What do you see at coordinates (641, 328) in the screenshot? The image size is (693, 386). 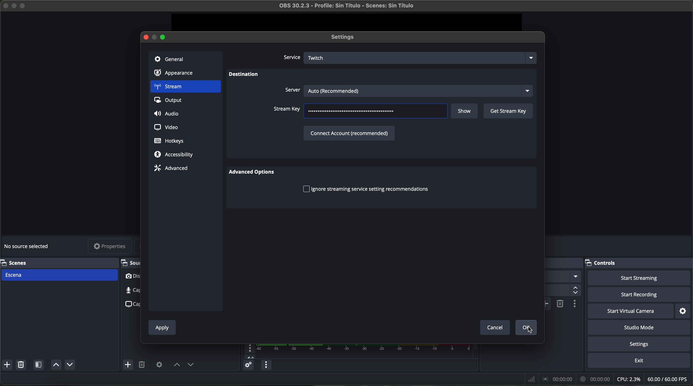 I see `studio mode` at bounding box center [641, 328].